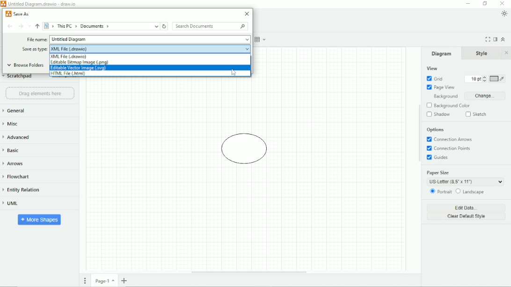  Describe the element at coordinates (25, 65) in the screenshot. I see `Browse Folders` at that location.